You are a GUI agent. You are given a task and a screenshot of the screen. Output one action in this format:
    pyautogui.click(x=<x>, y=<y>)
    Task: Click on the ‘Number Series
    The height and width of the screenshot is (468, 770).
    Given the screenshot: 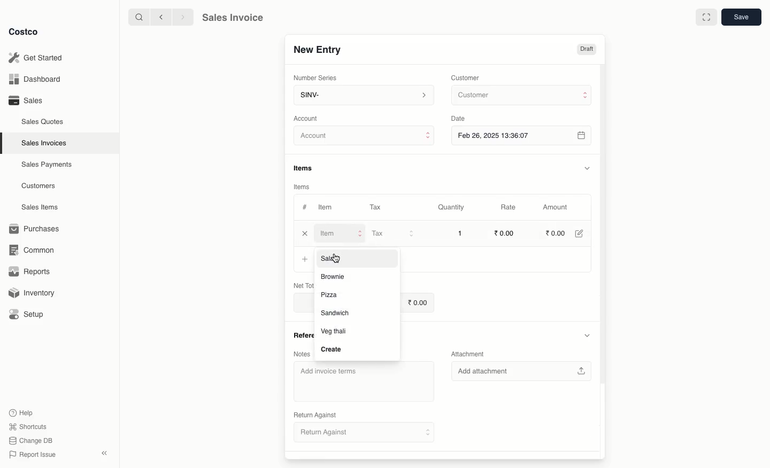 What is the action you would take?
    pyautogui.click(x=313, y=78)
    